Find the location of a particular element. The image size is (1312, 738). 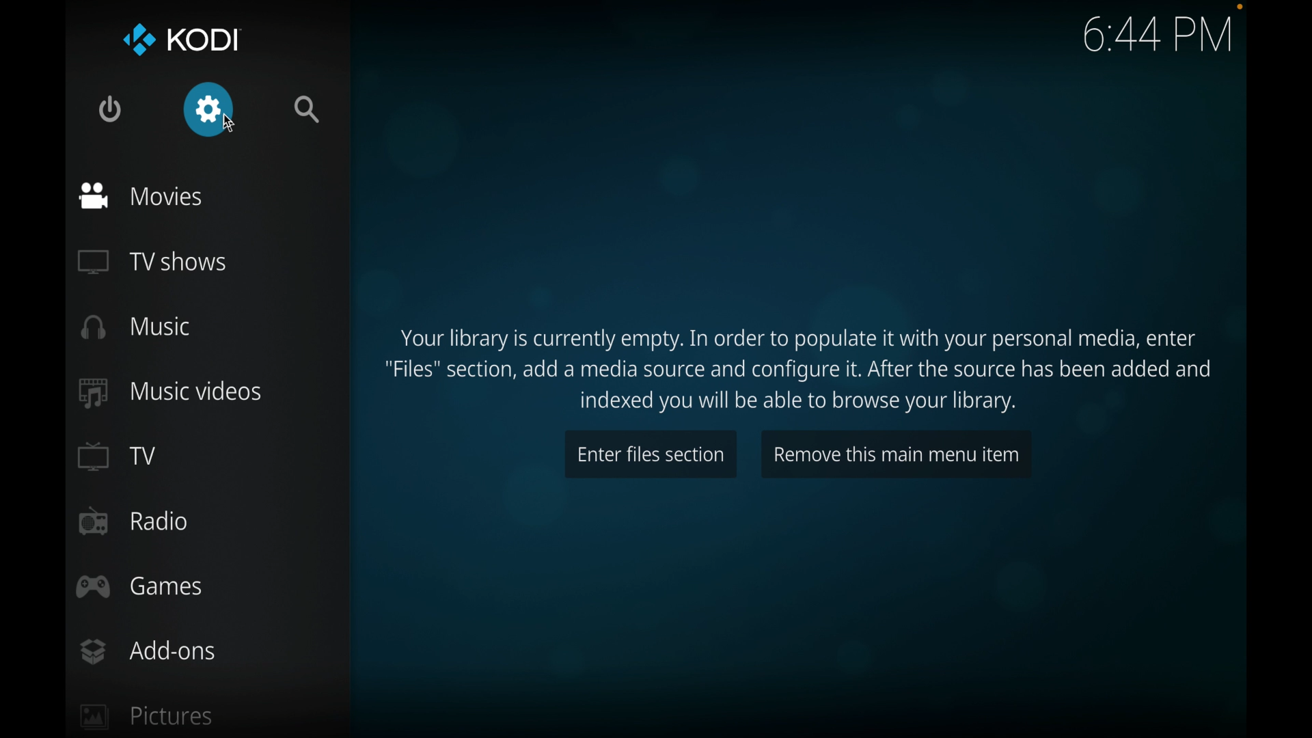

mouse pointer is located at coordinates (230, 120).